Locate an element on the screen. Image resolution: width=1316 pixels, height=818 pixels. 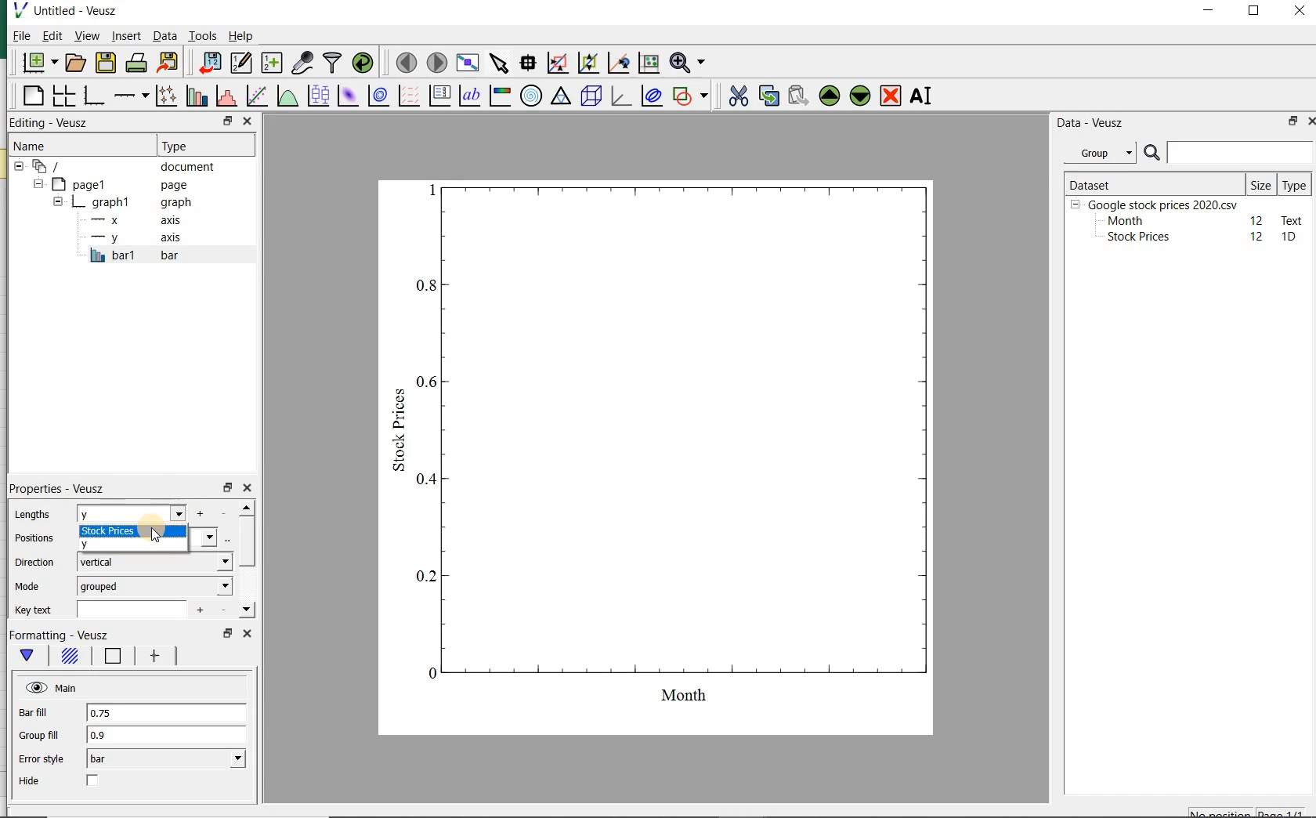
blank page is located at coordinates (32, 98).